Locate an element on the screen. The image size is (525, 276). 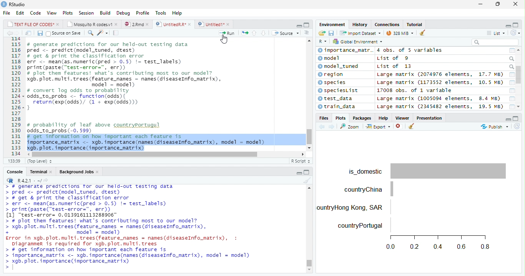
Help is located at coordinates (178, 14).